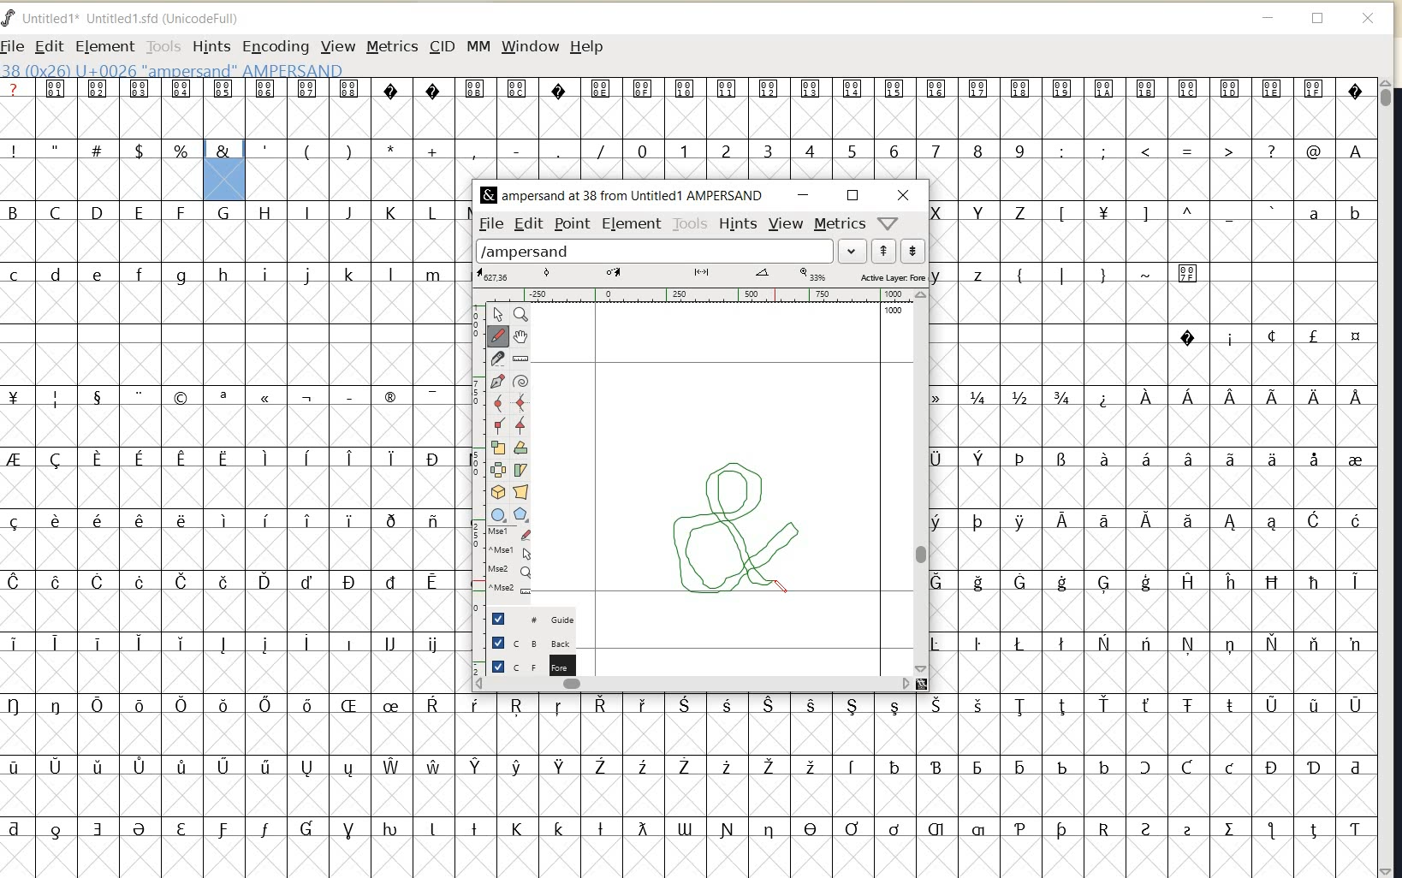 The image size is (1402, 878). What do you see at coordinates (811, 128) in the screenshot?
I see `glyph characters & numbers` at bounding box center [811, 128].